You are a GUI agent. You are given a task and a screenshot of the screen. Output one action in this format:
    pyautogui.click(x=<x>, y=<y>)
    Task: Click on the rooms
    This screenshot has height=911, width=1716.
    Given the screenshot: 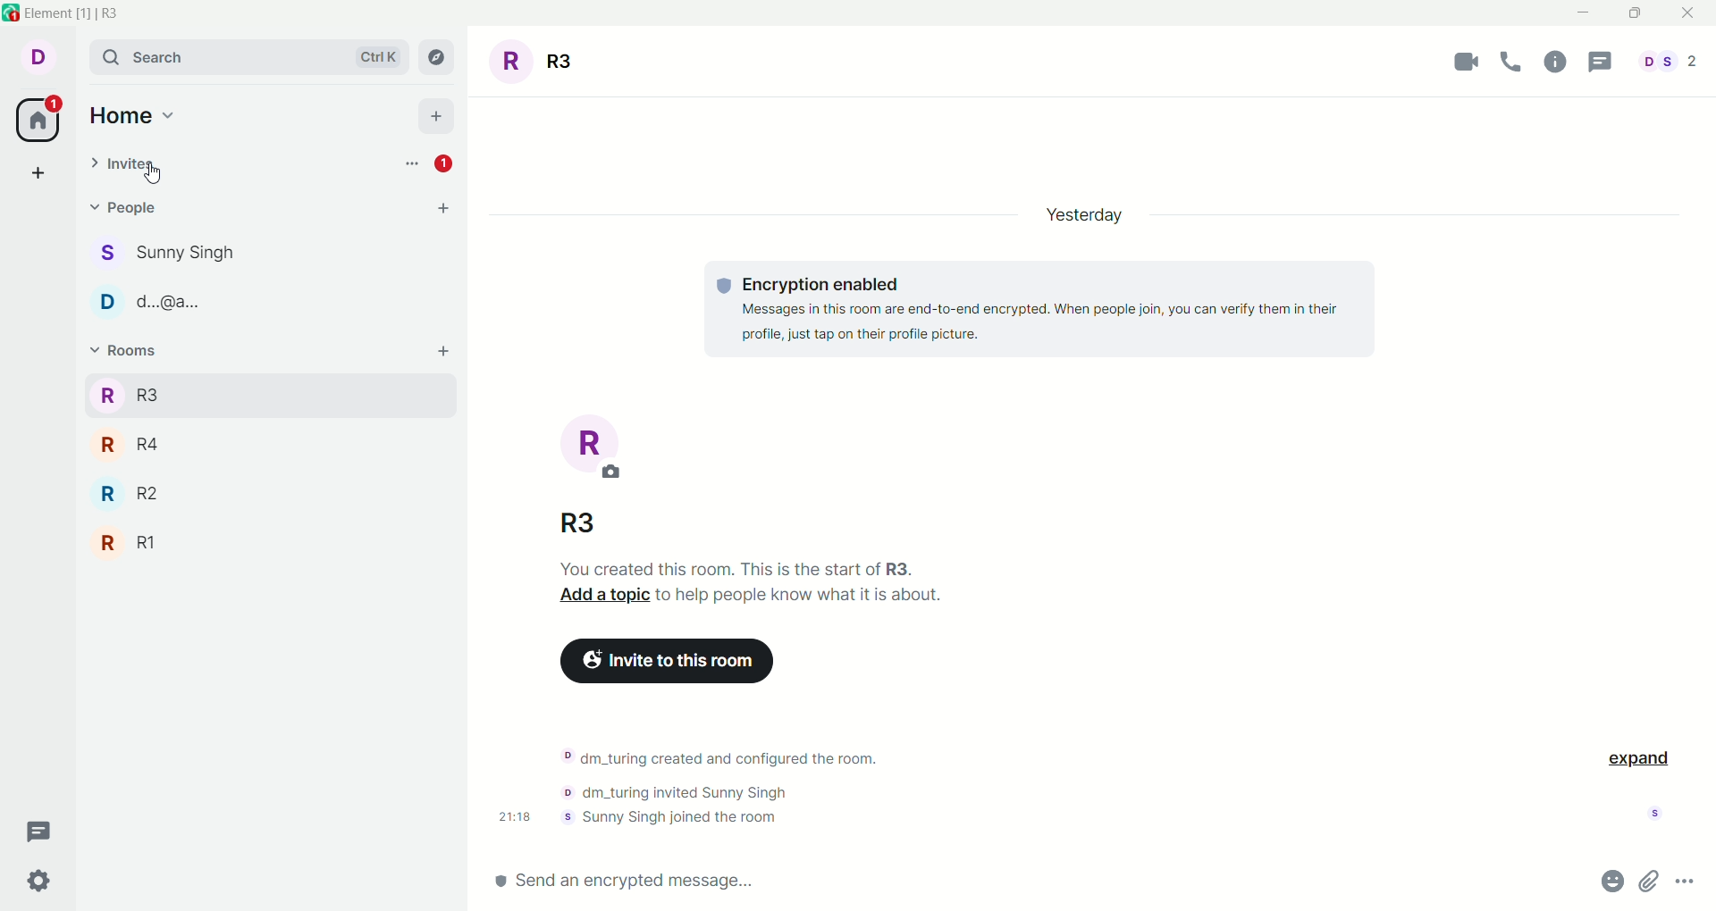 What is the action you would take?
    pyautogui.click(x=125, y=351)
    